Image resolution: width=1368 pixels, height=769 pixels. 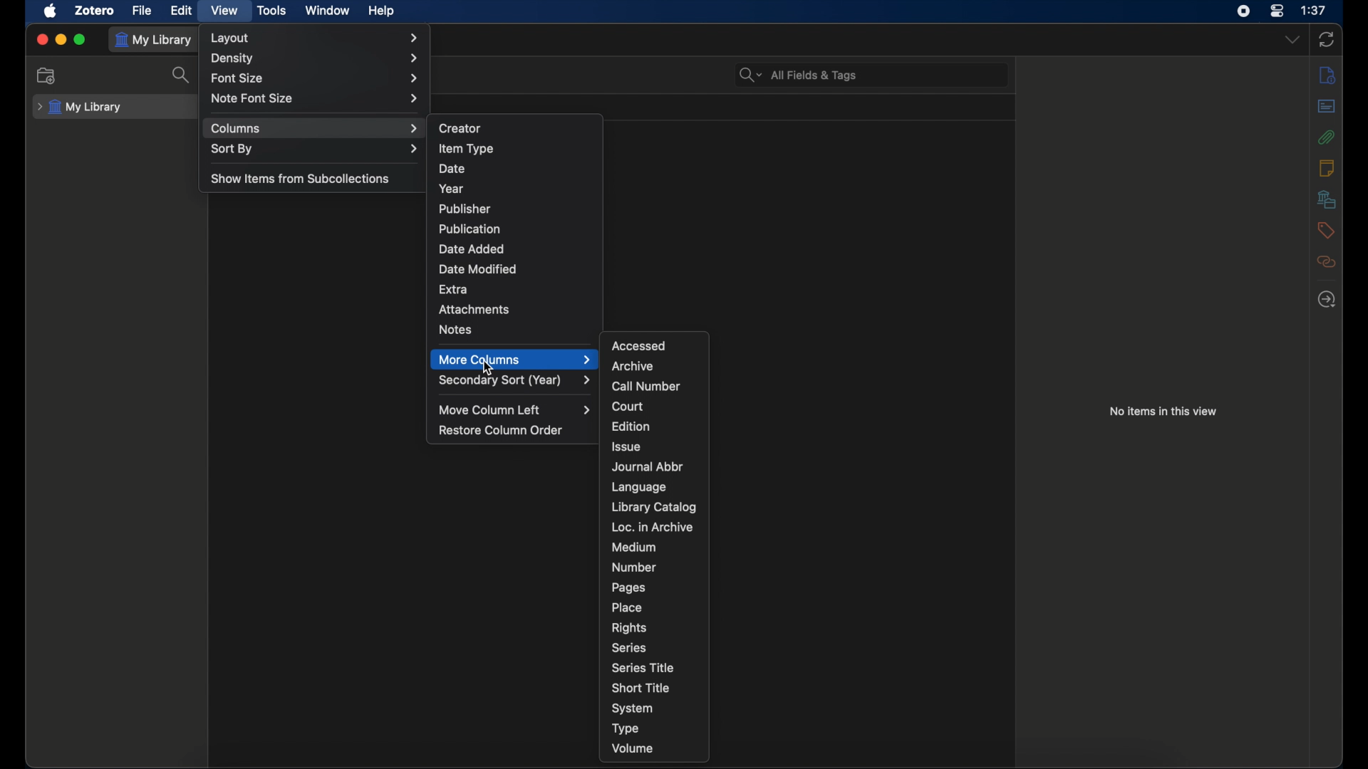 What do you see at coordinates (1327, 300) in the screenshot?
I see `locate` at bounding box center [1327, 300].